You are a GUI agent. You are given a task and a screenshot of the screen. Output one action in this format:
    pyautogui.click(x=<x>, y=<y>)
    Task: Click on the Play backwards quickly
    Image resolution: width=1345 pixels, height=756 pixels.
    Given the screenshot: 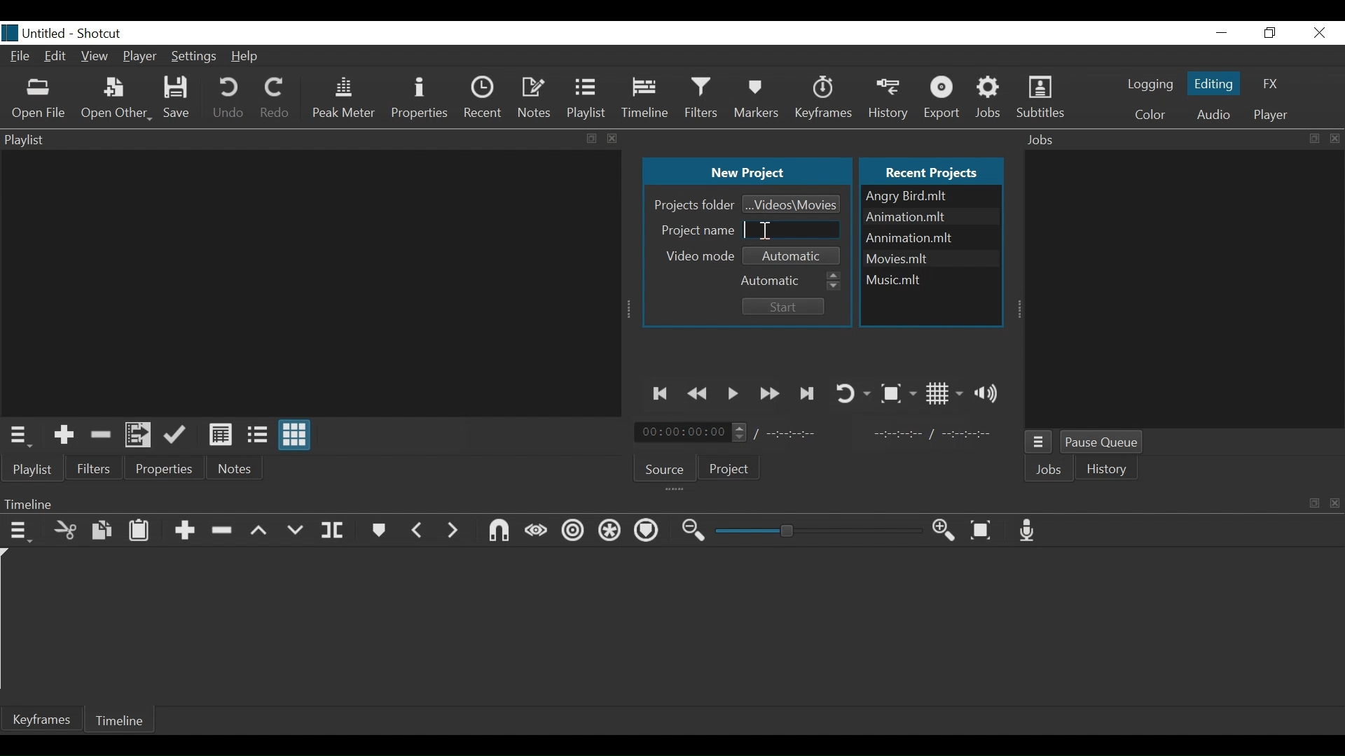 What is the action you would take?
    pyautogui.click(x=701, y=394)
    